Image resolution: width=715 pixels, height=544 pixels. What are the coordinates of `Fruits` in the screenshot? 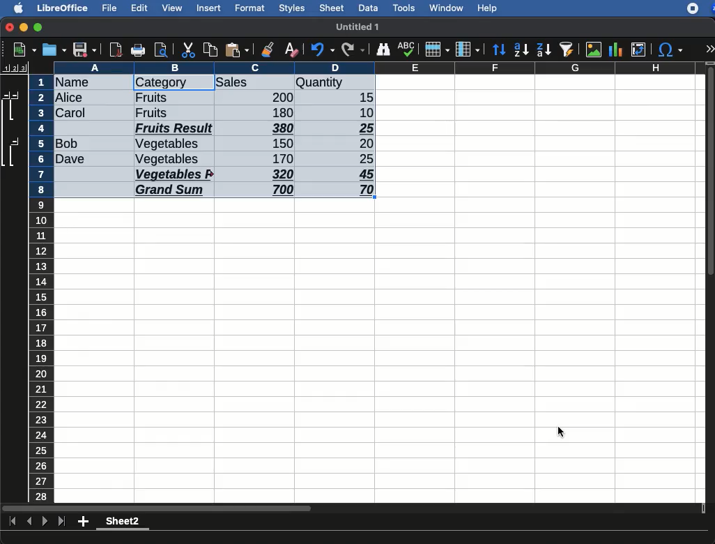 It's located at (153, 97).